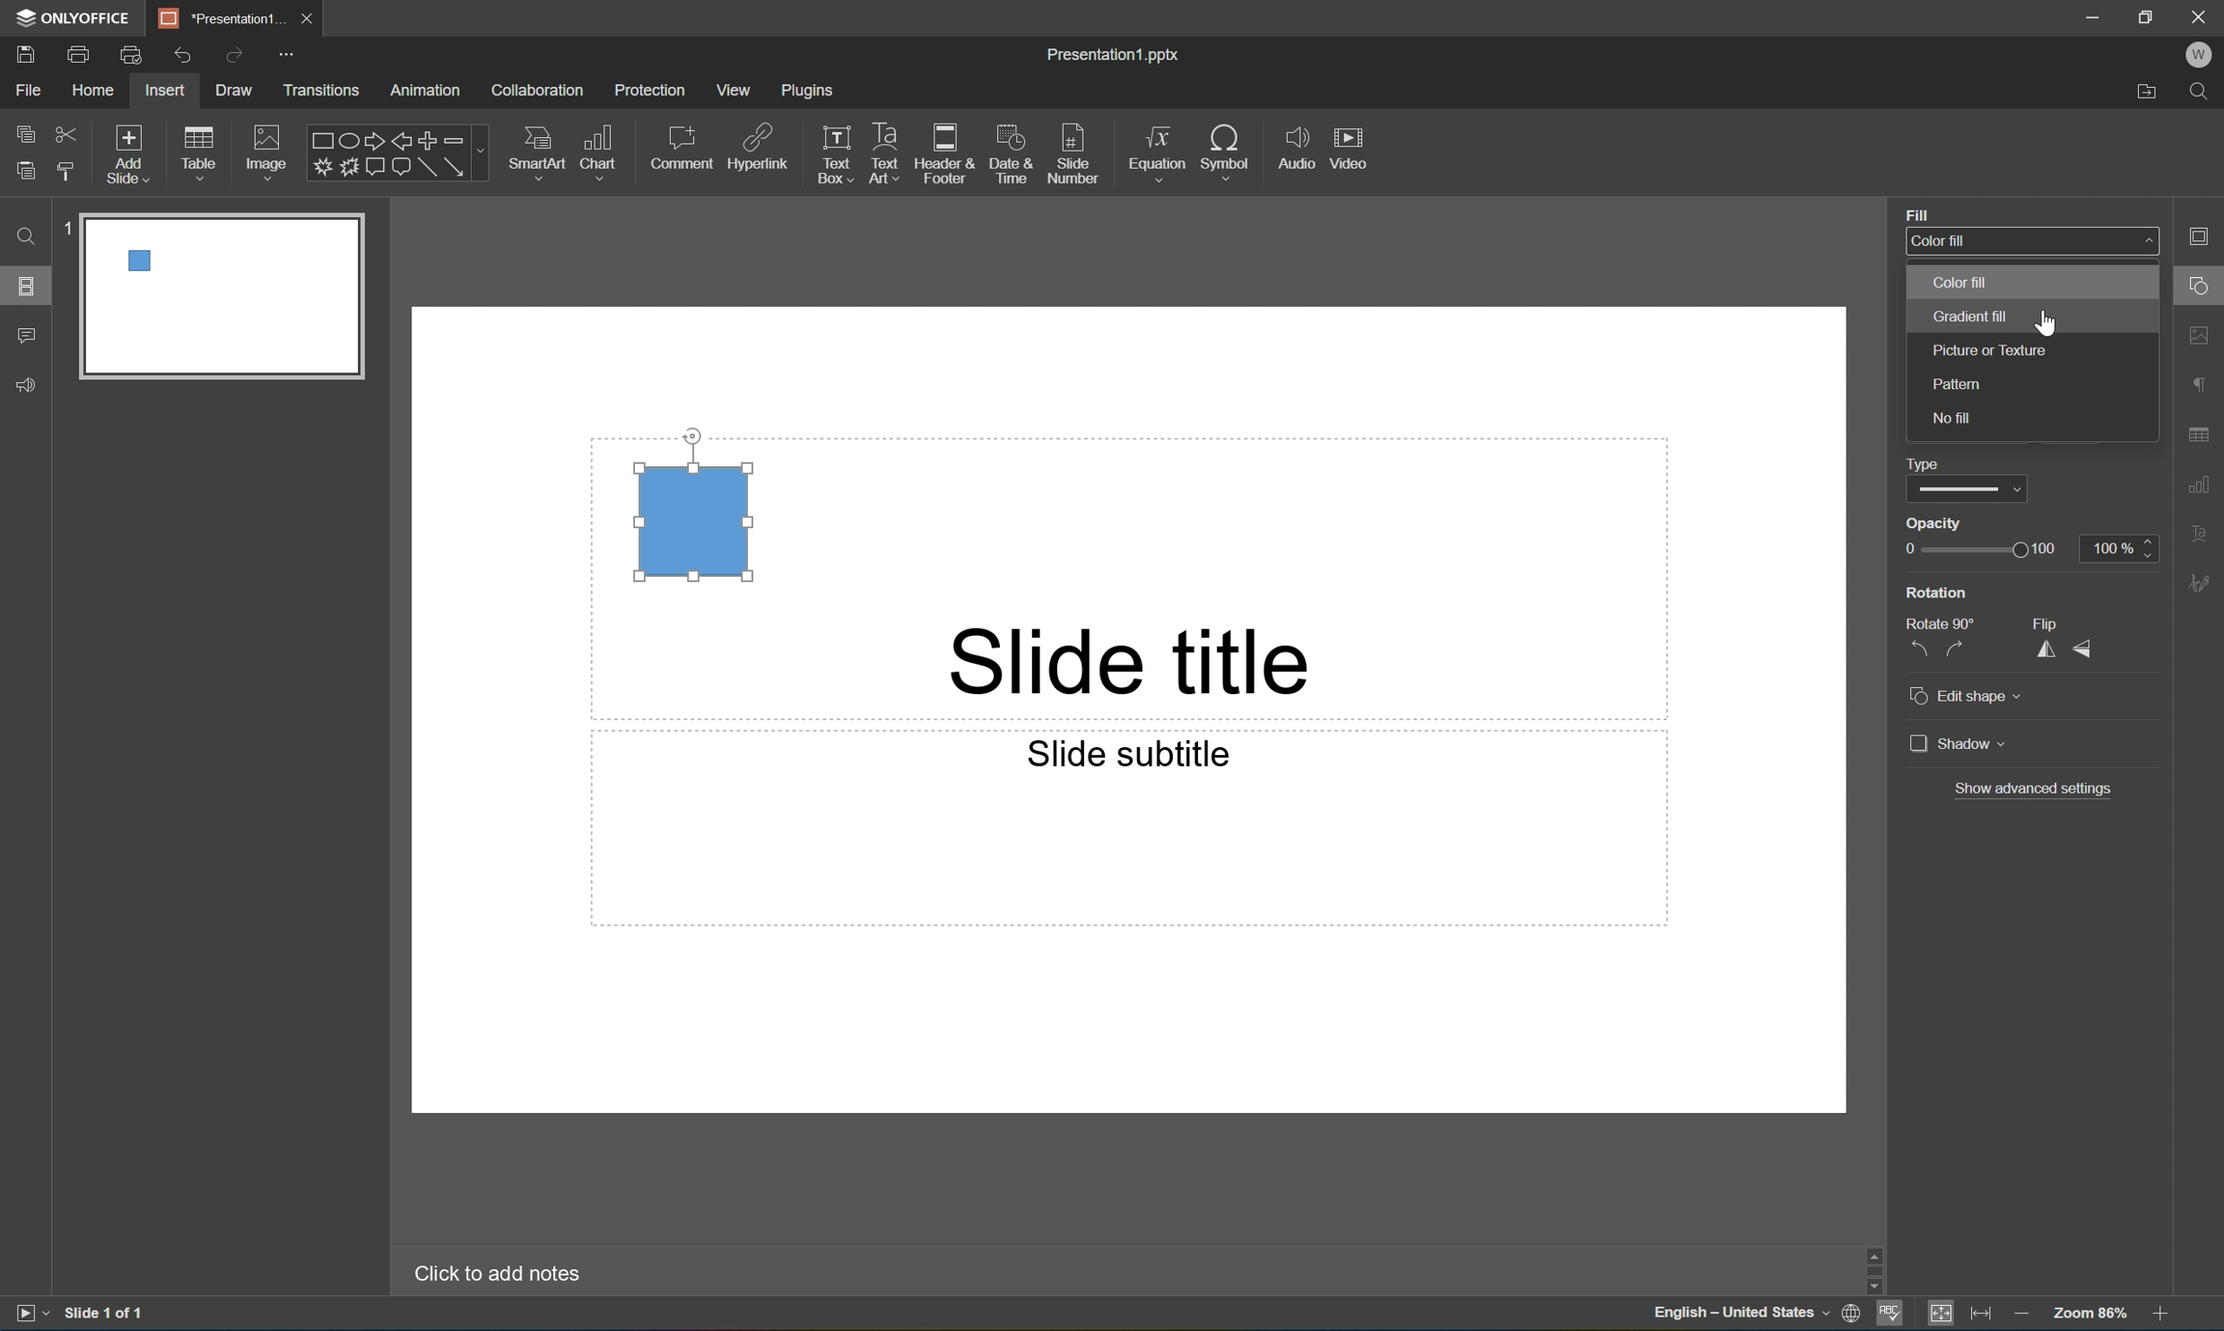  What do you see at coordinates (944, 153) in the screenshot?
I see `Header & Footer` at bounding box center [944, 153].